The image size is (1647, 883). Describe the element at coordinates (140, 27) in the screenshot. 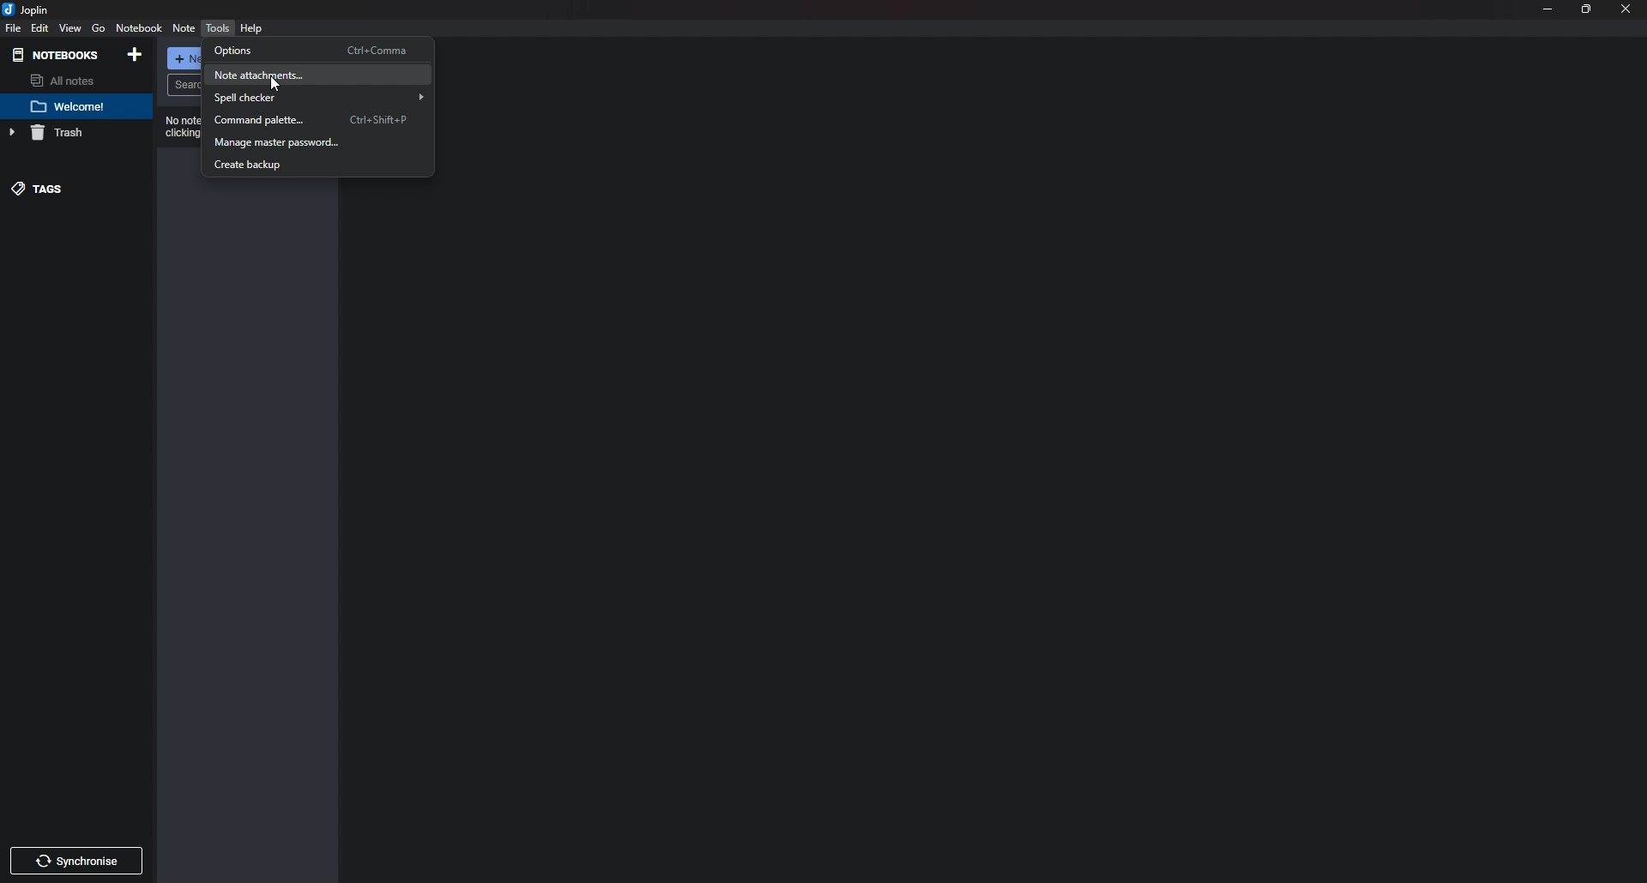

I see `note Book` at that location.